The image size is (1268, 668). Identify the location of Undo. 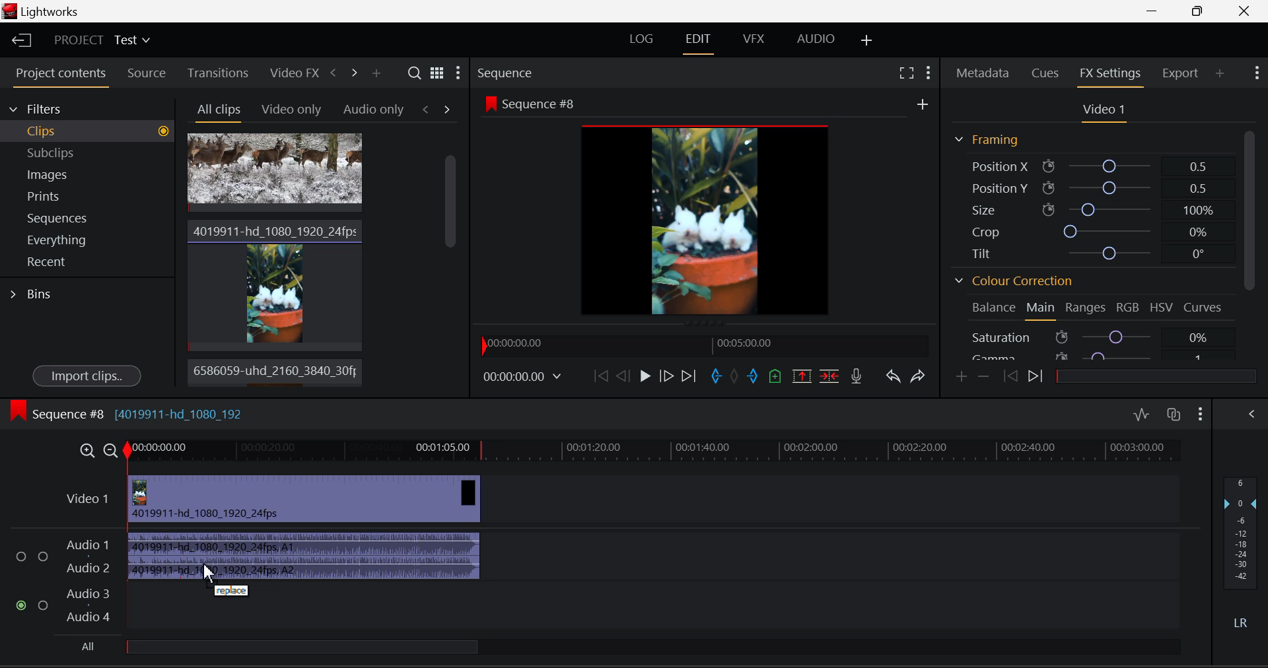
(893, 376).